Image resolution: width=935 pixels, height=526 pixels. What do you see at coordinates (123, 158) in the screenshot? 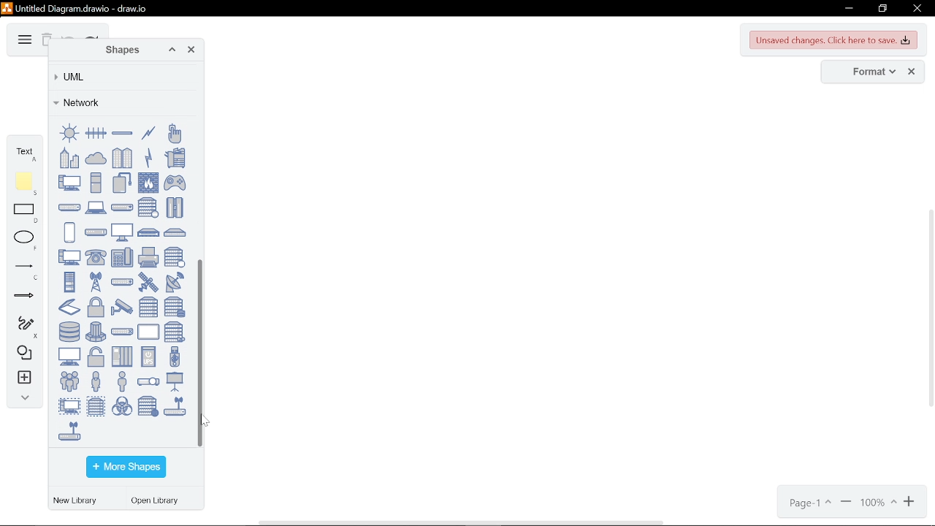
I see `community` at bounding box center [123, 158].